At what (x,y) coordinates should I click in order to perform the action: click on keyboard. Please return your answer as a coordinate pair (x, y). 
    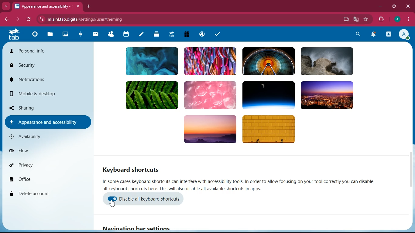
    Looking at the image, I should click on (133, 168).